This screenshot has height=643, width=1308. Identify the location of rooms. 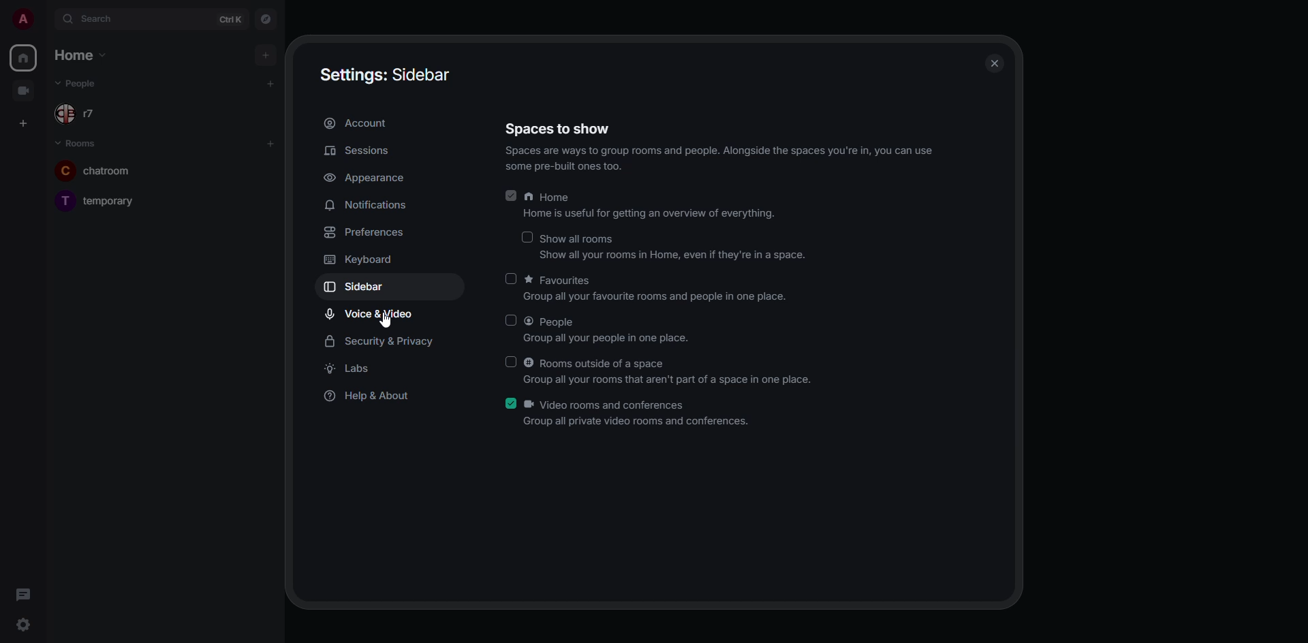
(78, 141).